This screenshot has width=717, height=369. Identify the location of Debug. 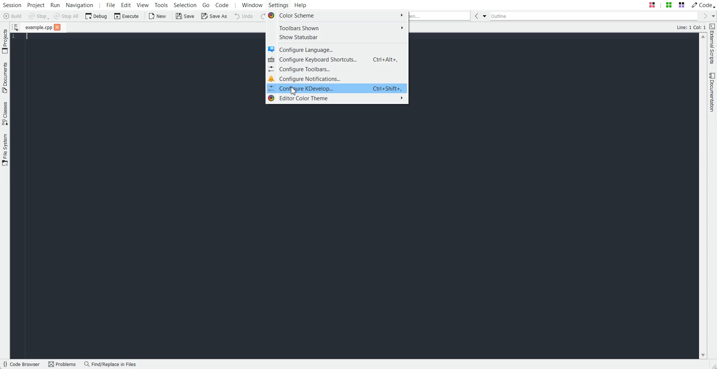
(96, 16).